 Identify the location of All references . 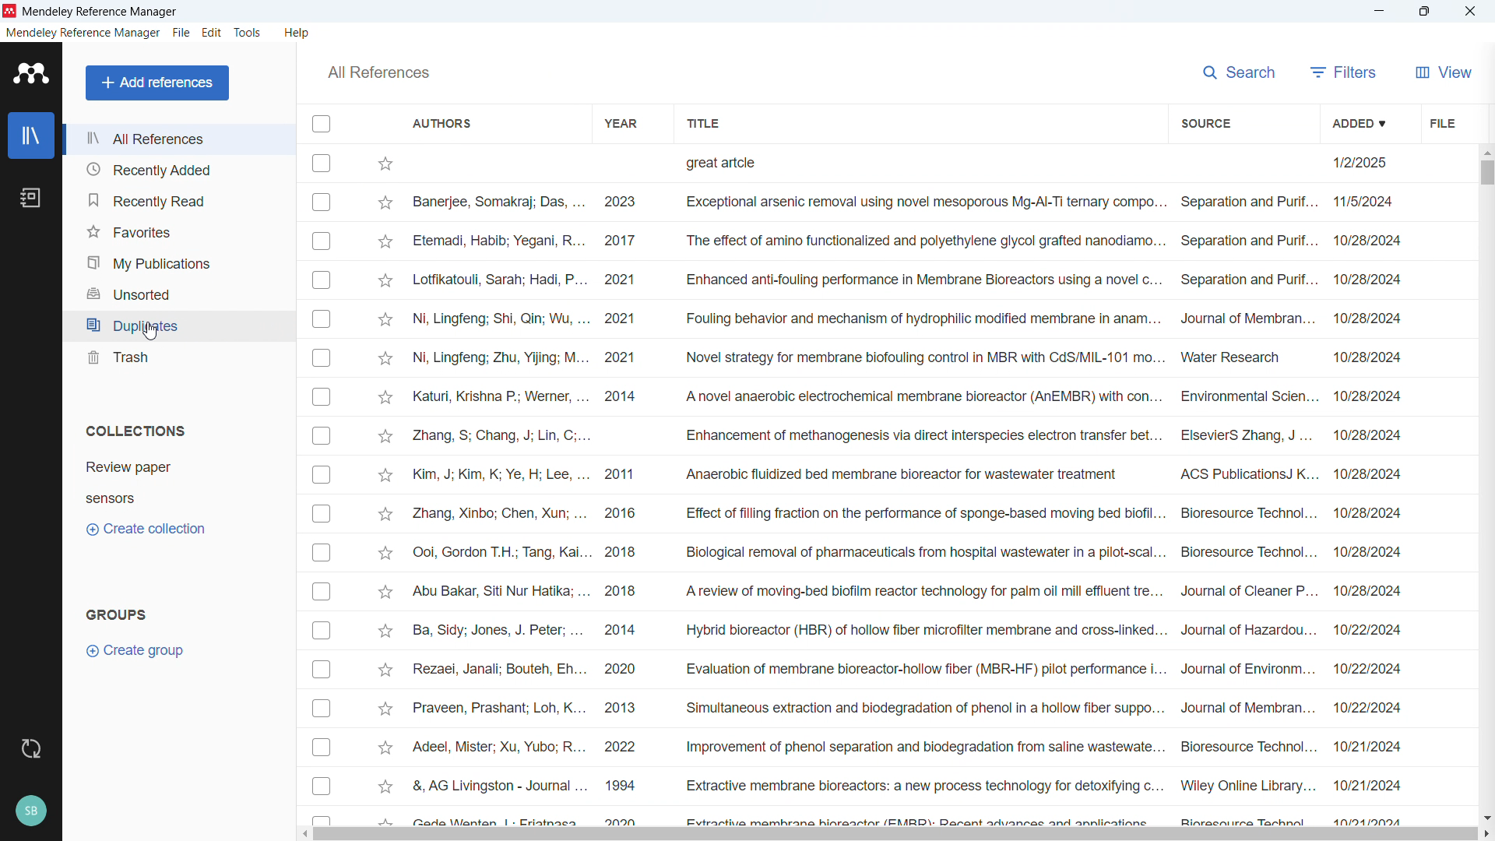
(382, 72).